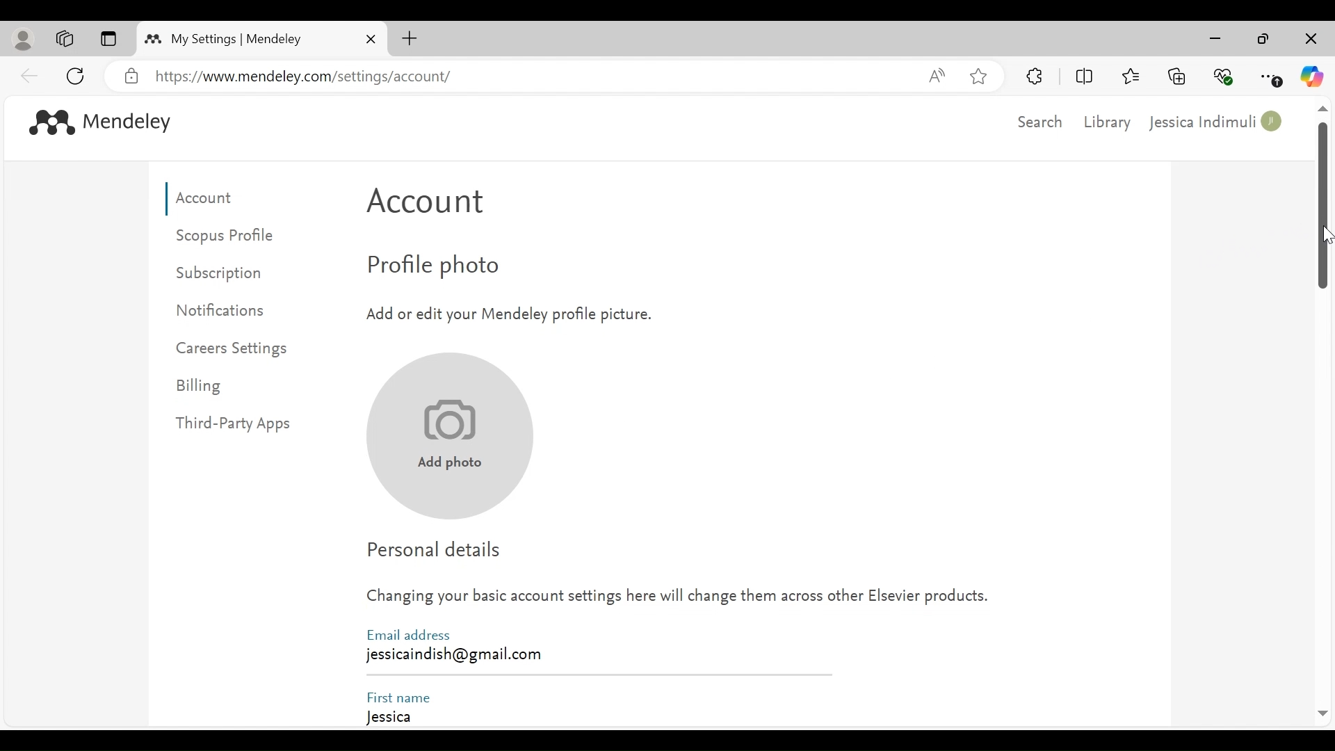  Describe the element at coordinates (1217, 122) in the screenshot. I see `jessica indimuli` at that location.